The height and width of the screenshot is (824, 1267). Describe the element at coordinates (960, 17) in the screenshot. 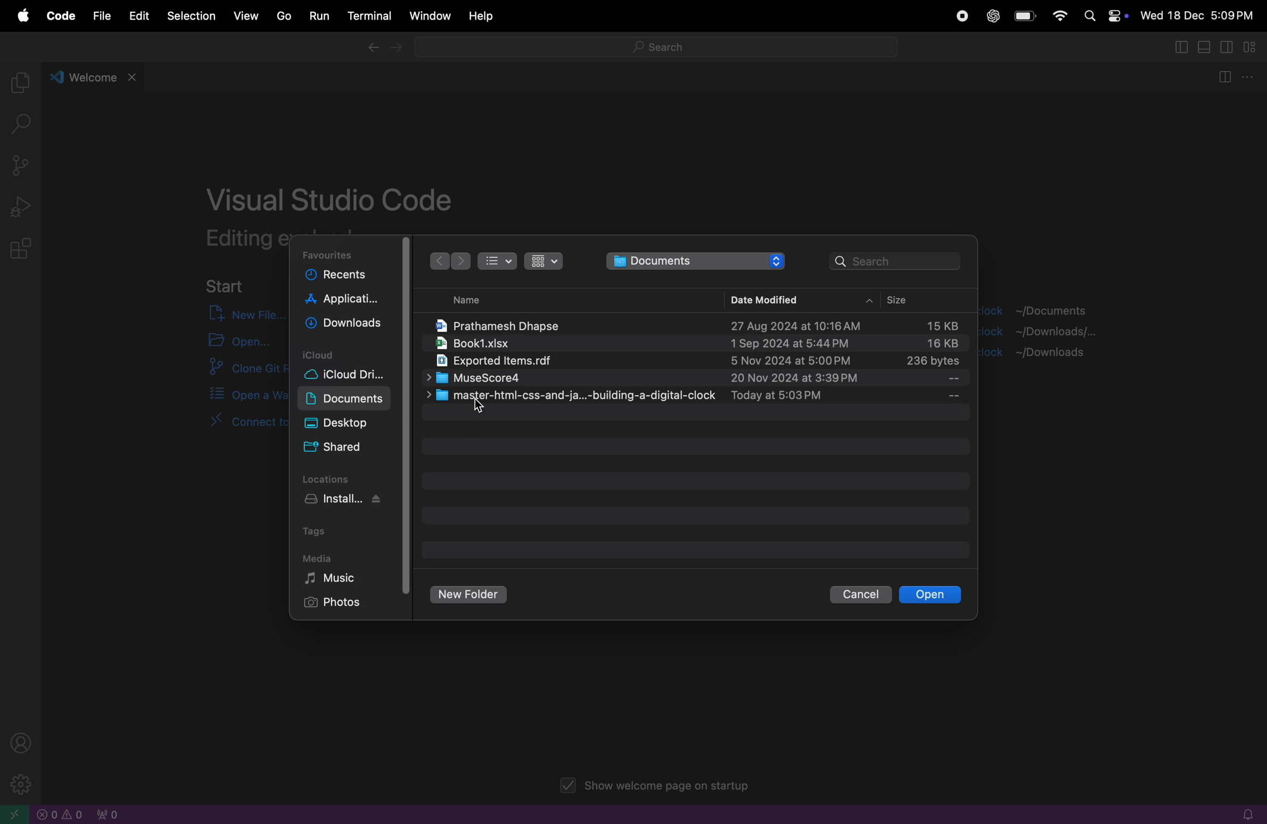

I see `record` at that location.